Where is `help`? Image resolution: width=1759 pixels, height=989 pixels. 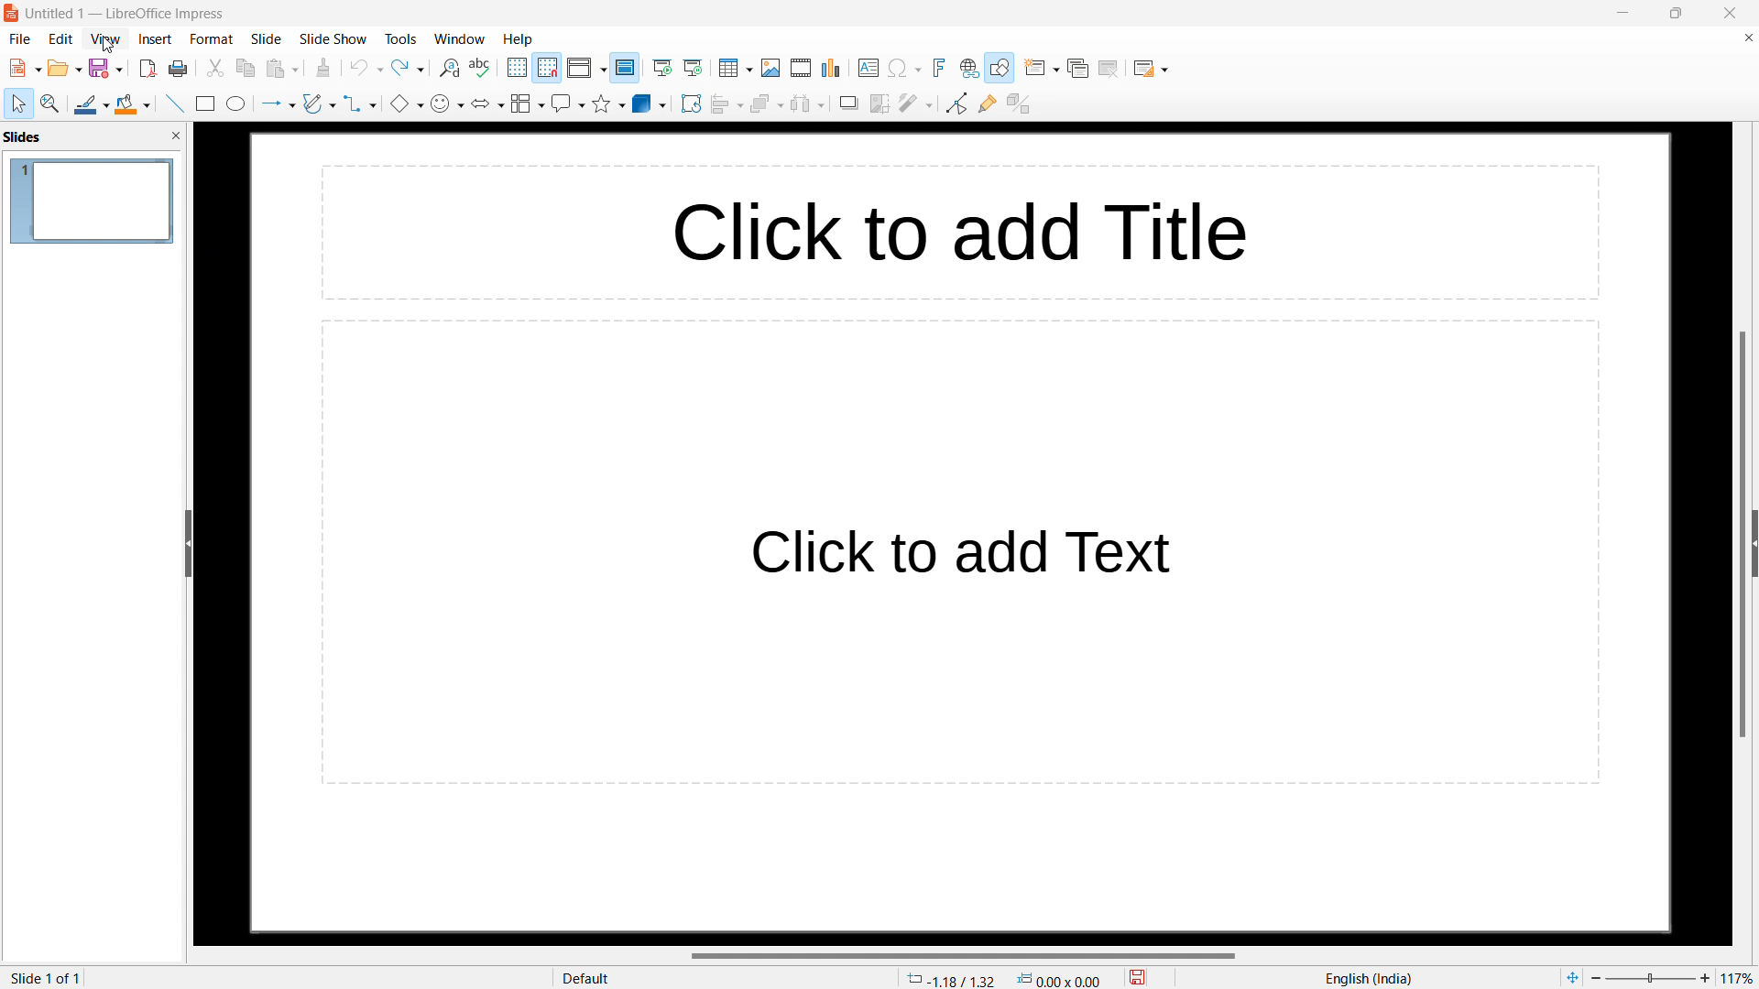
help is located at coordinates (518, 39).